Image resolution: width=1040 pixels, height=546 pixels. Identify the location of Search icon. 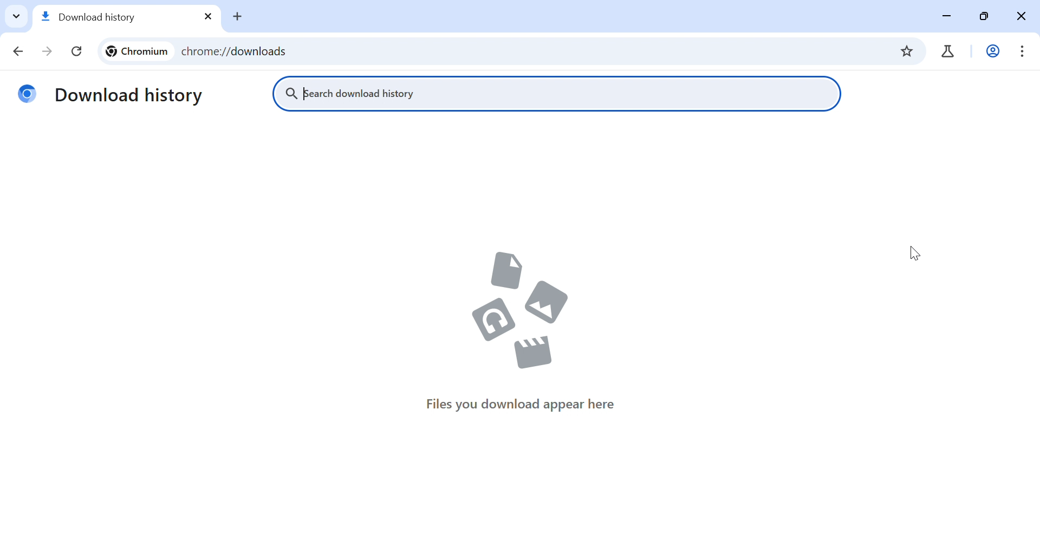
(291, 95).